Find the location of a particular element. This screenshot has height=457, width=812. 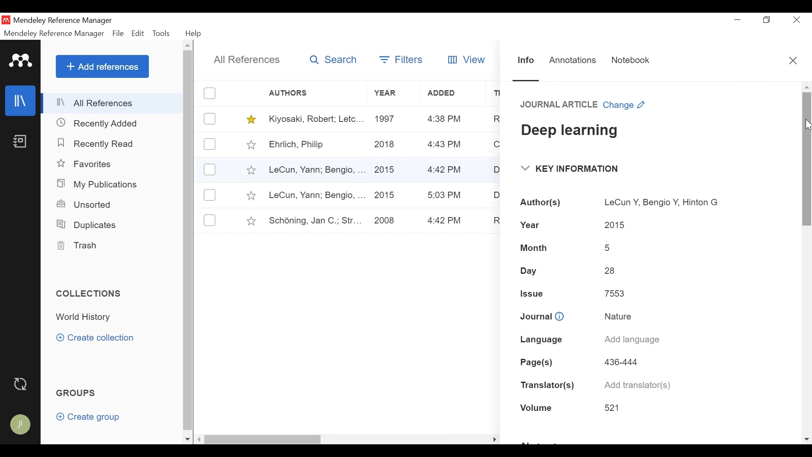

Close is located at coordinates (796, 20).